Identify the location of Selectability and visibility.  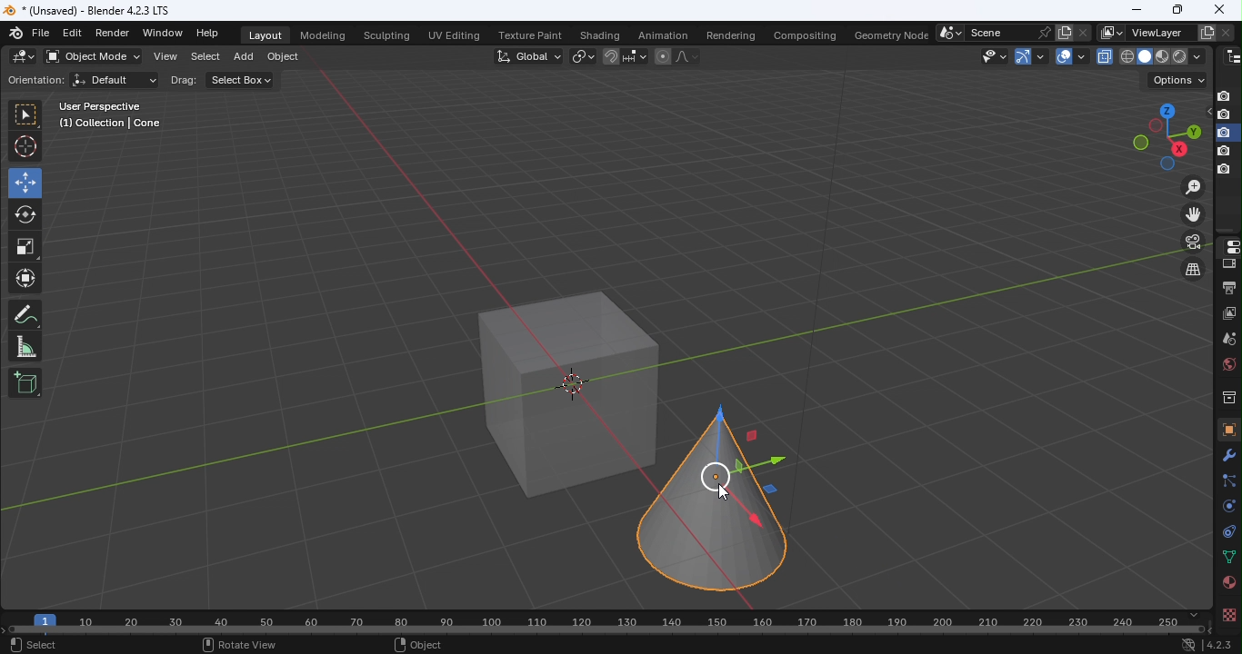
(996, 55).